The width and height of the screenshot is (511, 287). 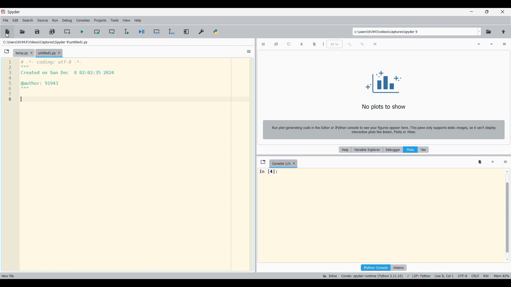 I want to click on View menu , so click(x=127, y=20).